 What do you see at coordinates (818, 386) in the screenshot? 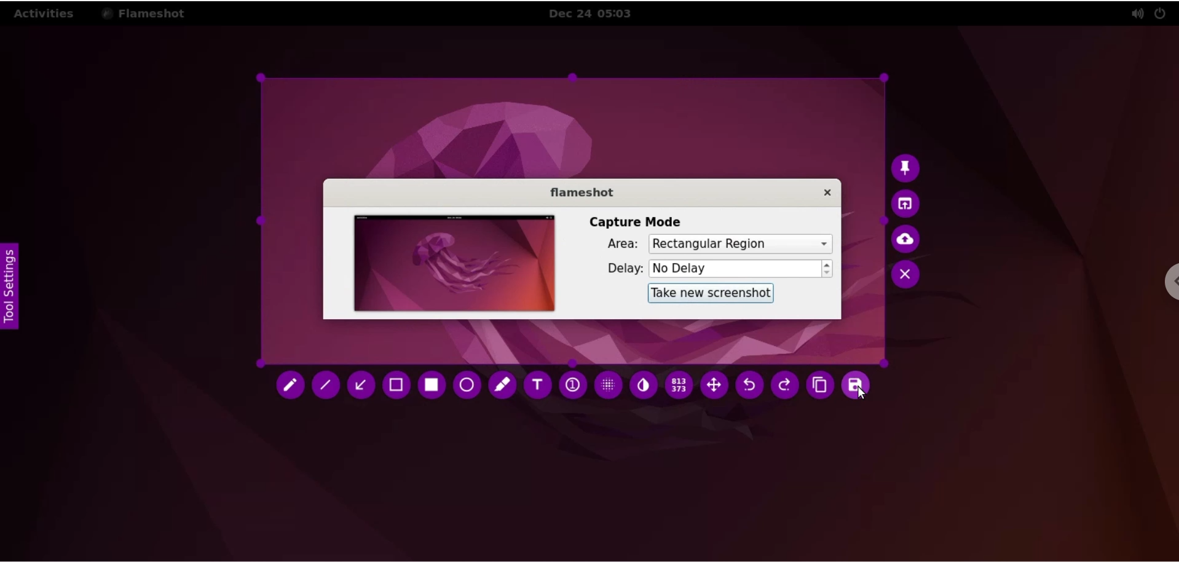
I see `copy to clipboard` at bounding box center [818, 386].